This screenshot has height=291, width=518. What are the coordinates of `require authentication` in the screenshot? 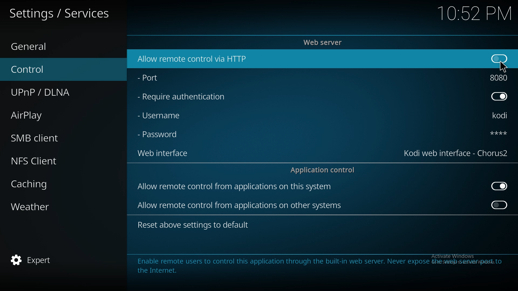 It's located at (182, 97).